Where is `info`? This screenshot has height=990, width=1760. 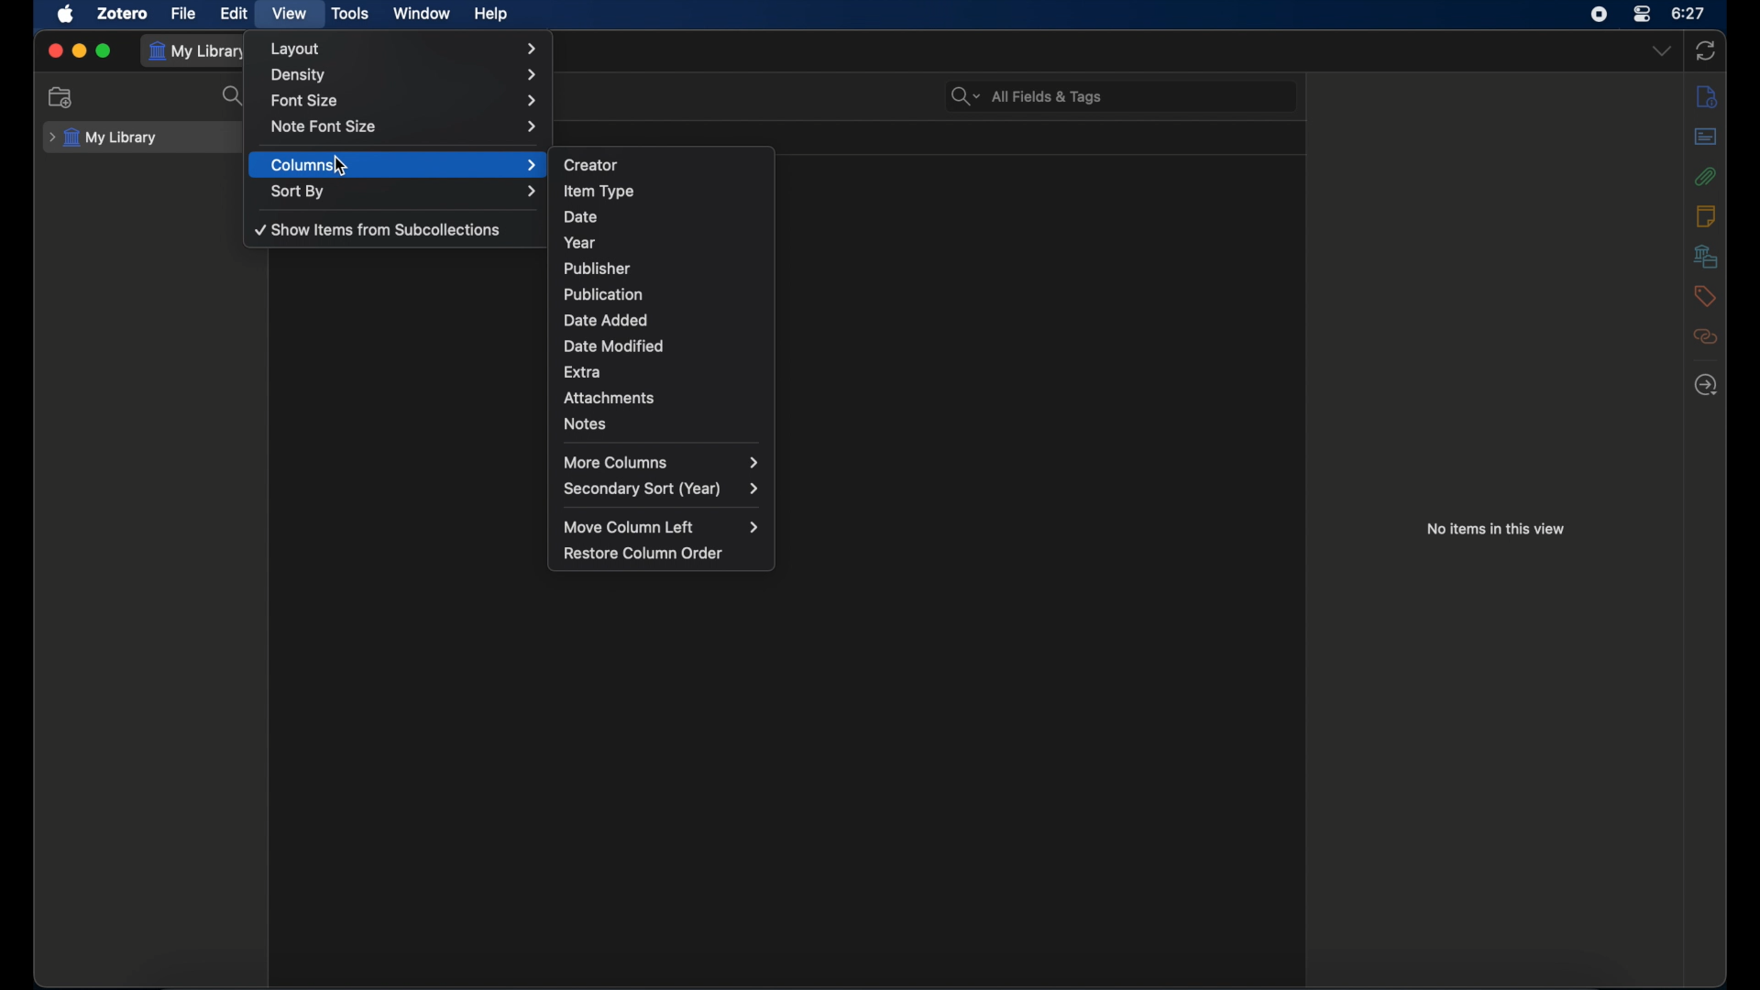 info is located at coordinates (1707, 97).